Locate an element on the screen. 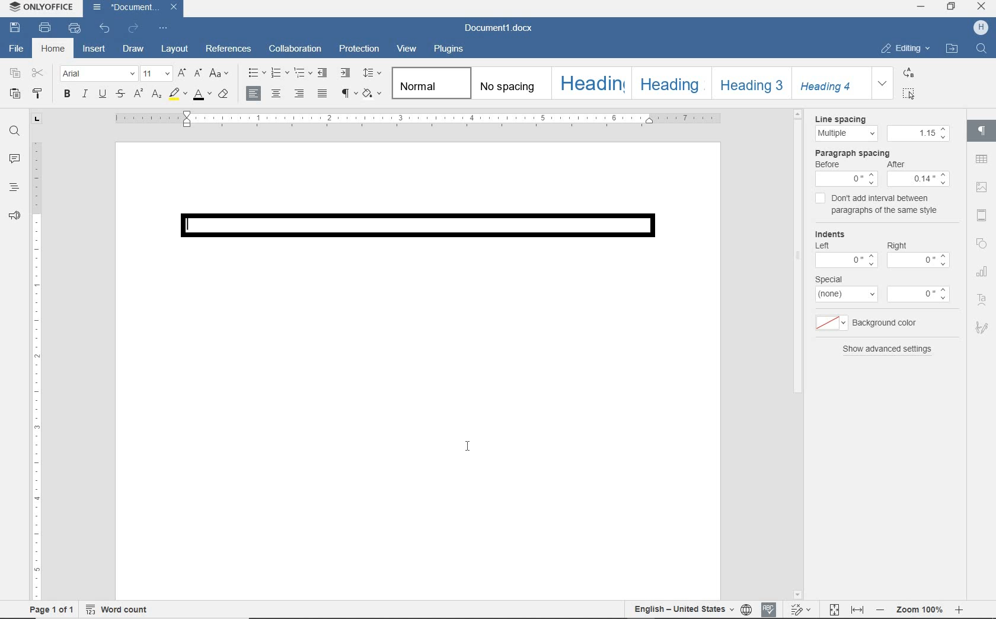  layout is located at coordinates (174, 50).